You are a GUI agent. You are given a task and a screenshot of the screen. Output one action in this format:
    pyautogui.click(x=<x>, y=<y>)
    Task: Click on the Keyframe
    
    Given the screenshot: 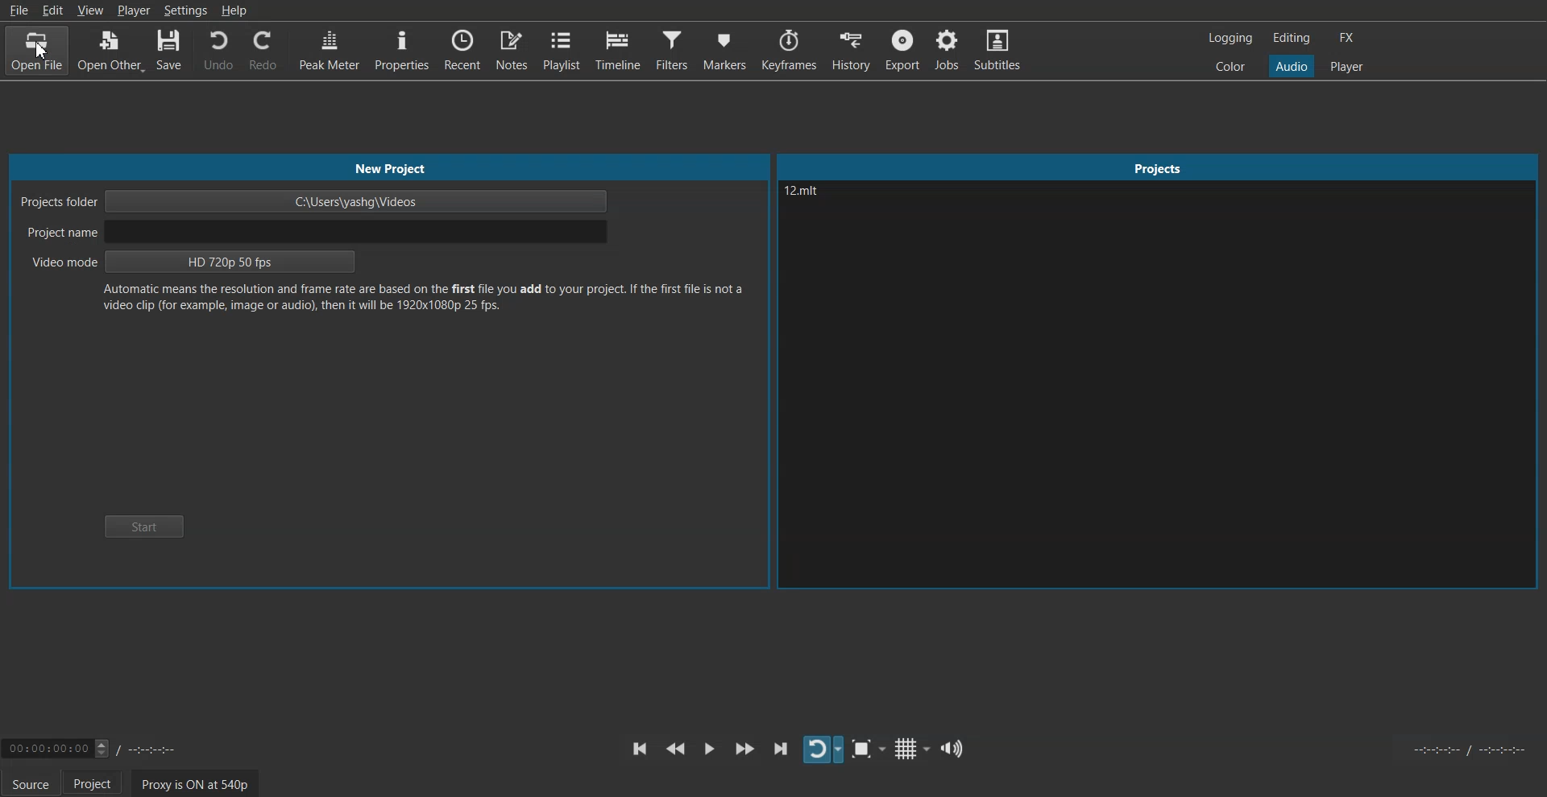 What is the action you would take?
    pyautogui.click(x=789, y=50)
    